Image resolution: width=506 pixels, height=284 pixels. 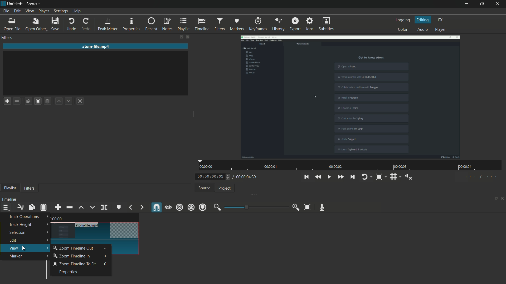 What do you see at coordinates (328, 177) in the screenshot?
I see `toggle play or pause` at bounding box center [328, 177].